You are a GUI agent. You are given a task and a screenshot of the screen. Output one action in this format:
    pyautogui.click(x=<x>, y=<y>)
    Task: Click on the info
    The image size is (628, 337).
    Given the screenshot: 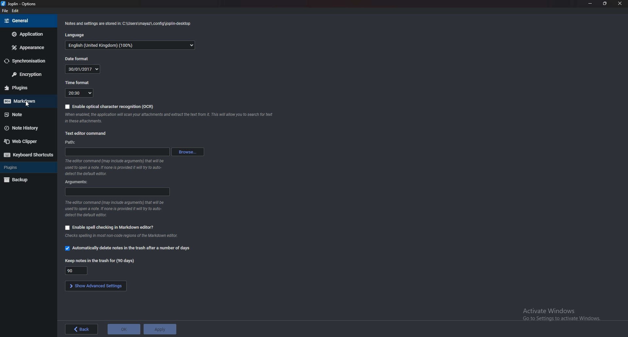 What is the action you would take?
    pyautogui.click(x=171, y=117)
    